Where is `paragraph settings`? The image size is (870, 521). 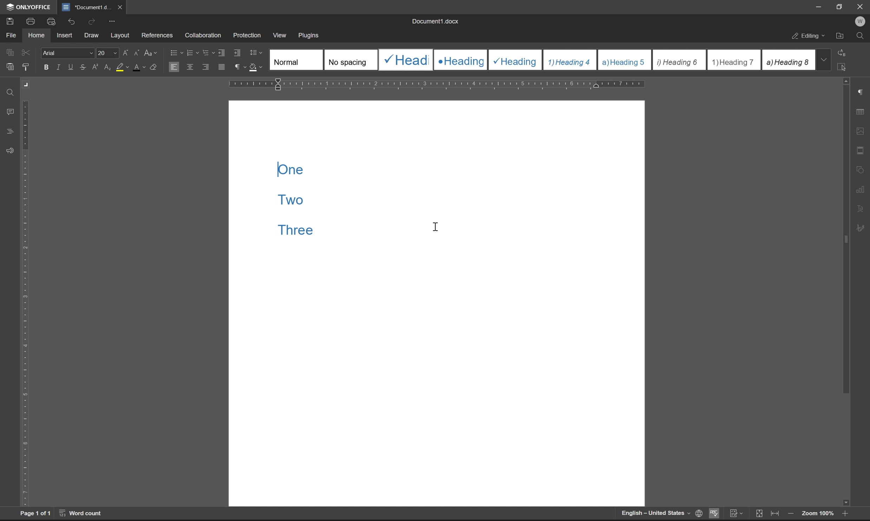
paragraph settings is located at coordinates (860, 92).